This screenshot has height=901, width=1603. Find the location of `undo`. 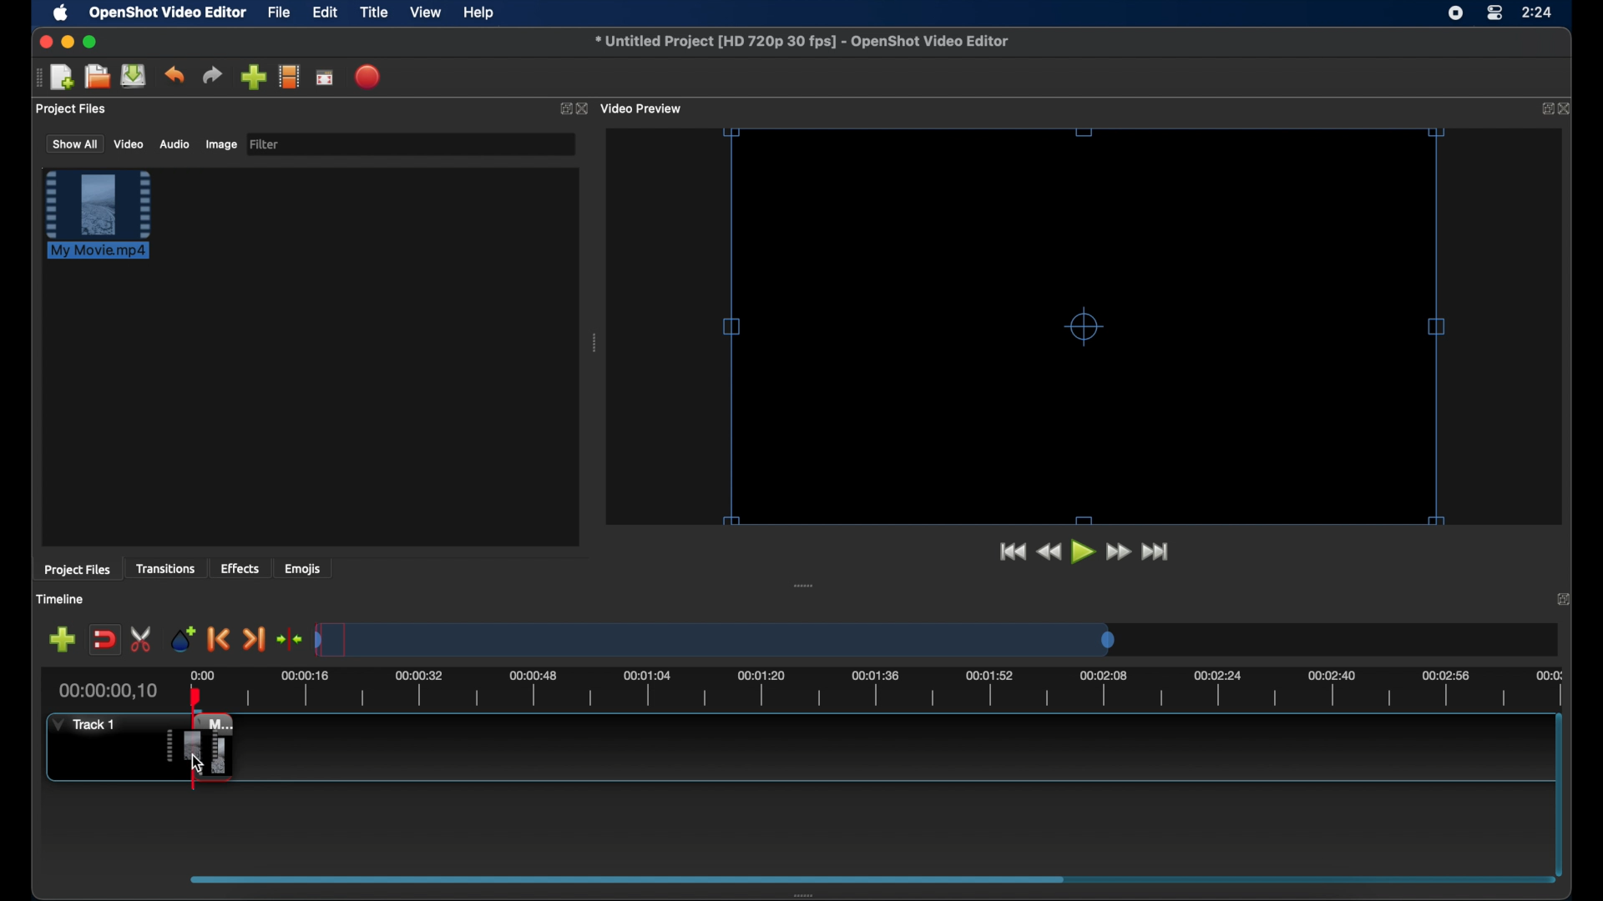

undo is located at coordinates (174, 75).